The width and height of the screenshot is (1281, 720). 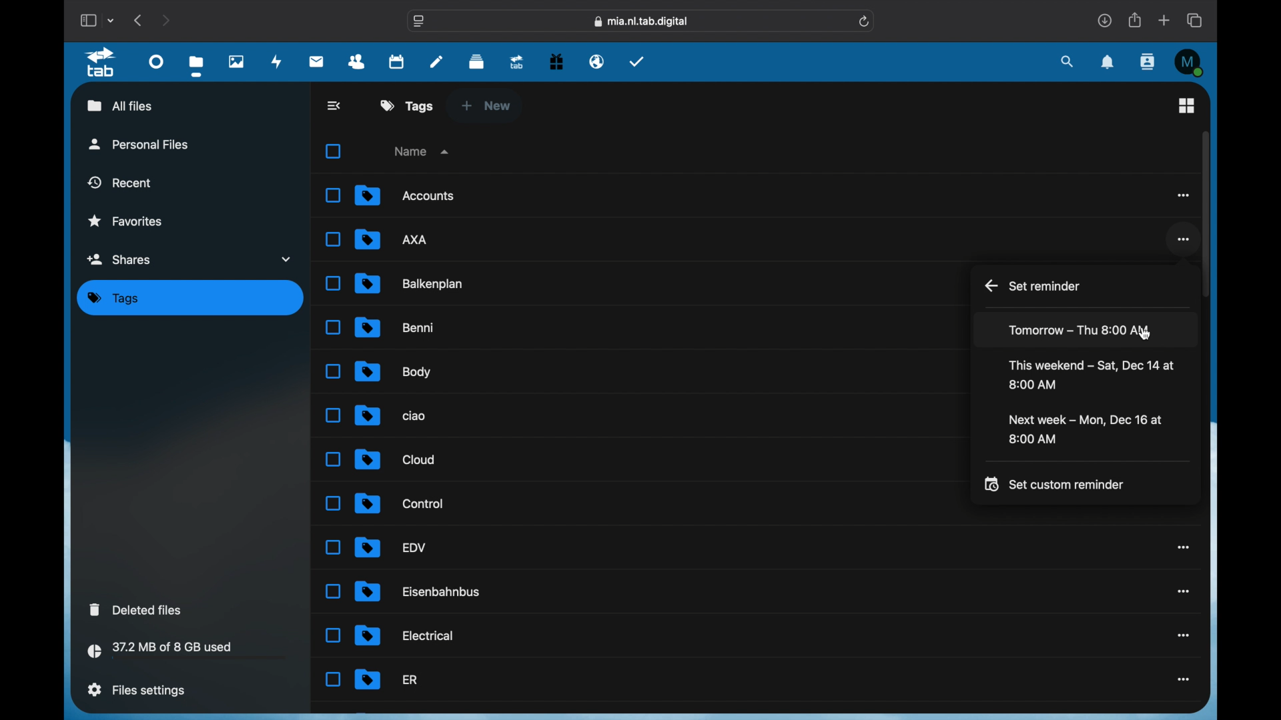 I want to click on recent, so click(x=121, y=182).